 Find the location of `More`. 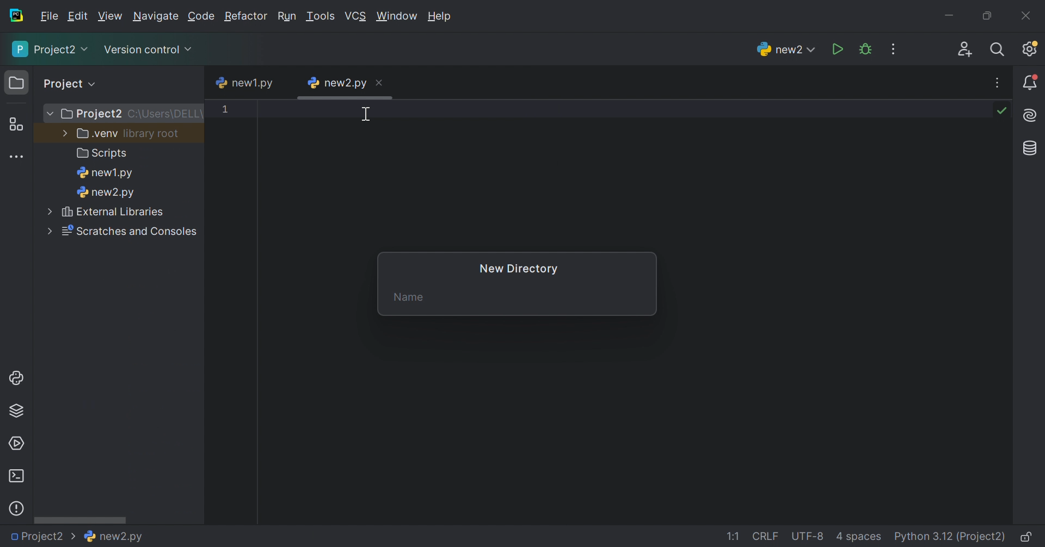

More is located at coordinates (48, 112).